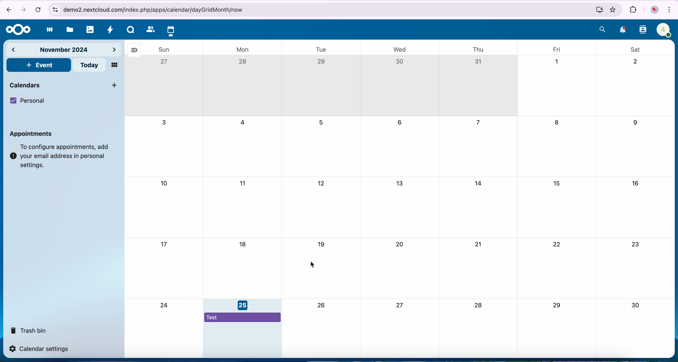 This screenshot has width=678, height=362. Describe the element at coordinates (603, 29) in the screenshot. I see `search` at that location.